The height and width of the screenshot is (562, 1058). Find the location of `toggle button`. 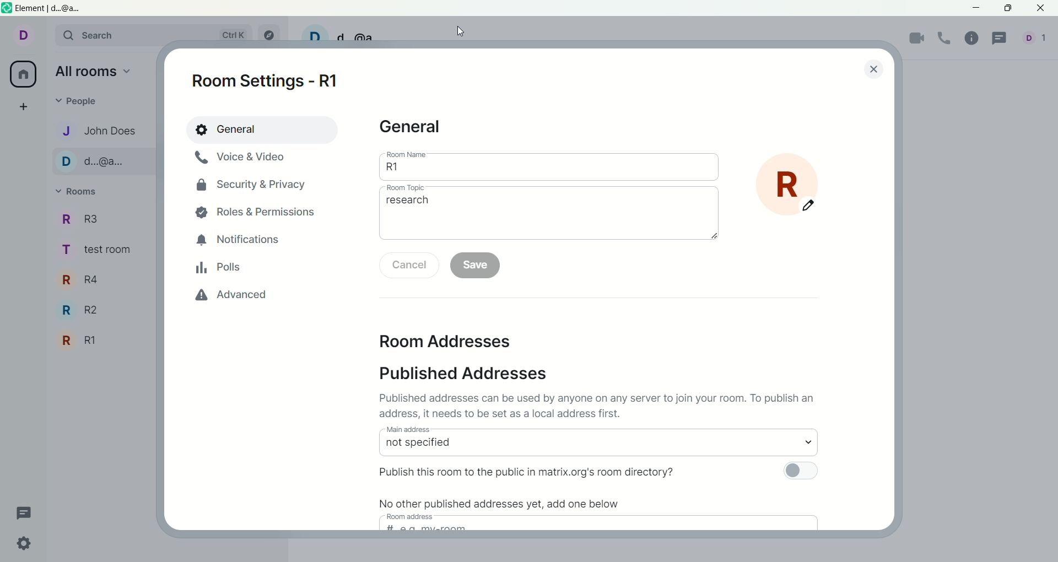

toggle button is located at coordinates (799, 471).